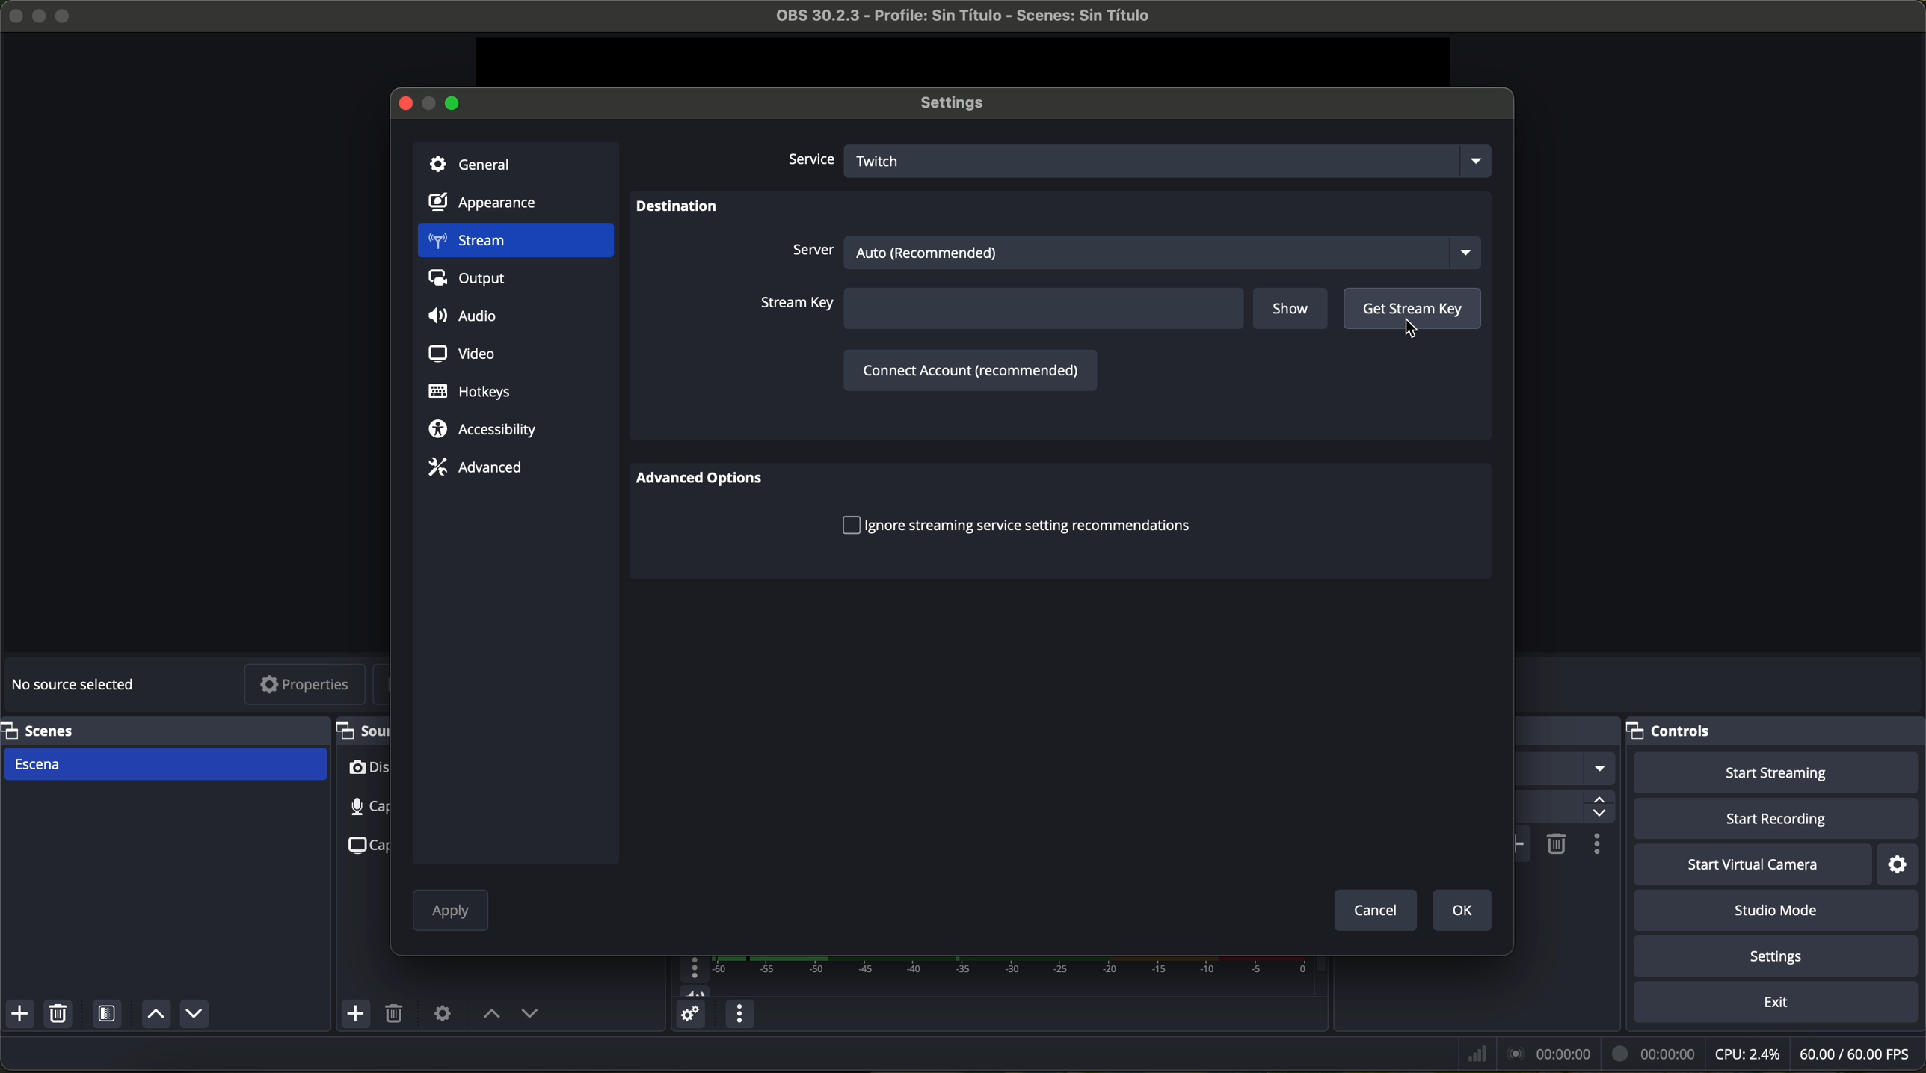  Describe the element at coordinates (967, 369) in the screenshot. I see `connect account` at that location.